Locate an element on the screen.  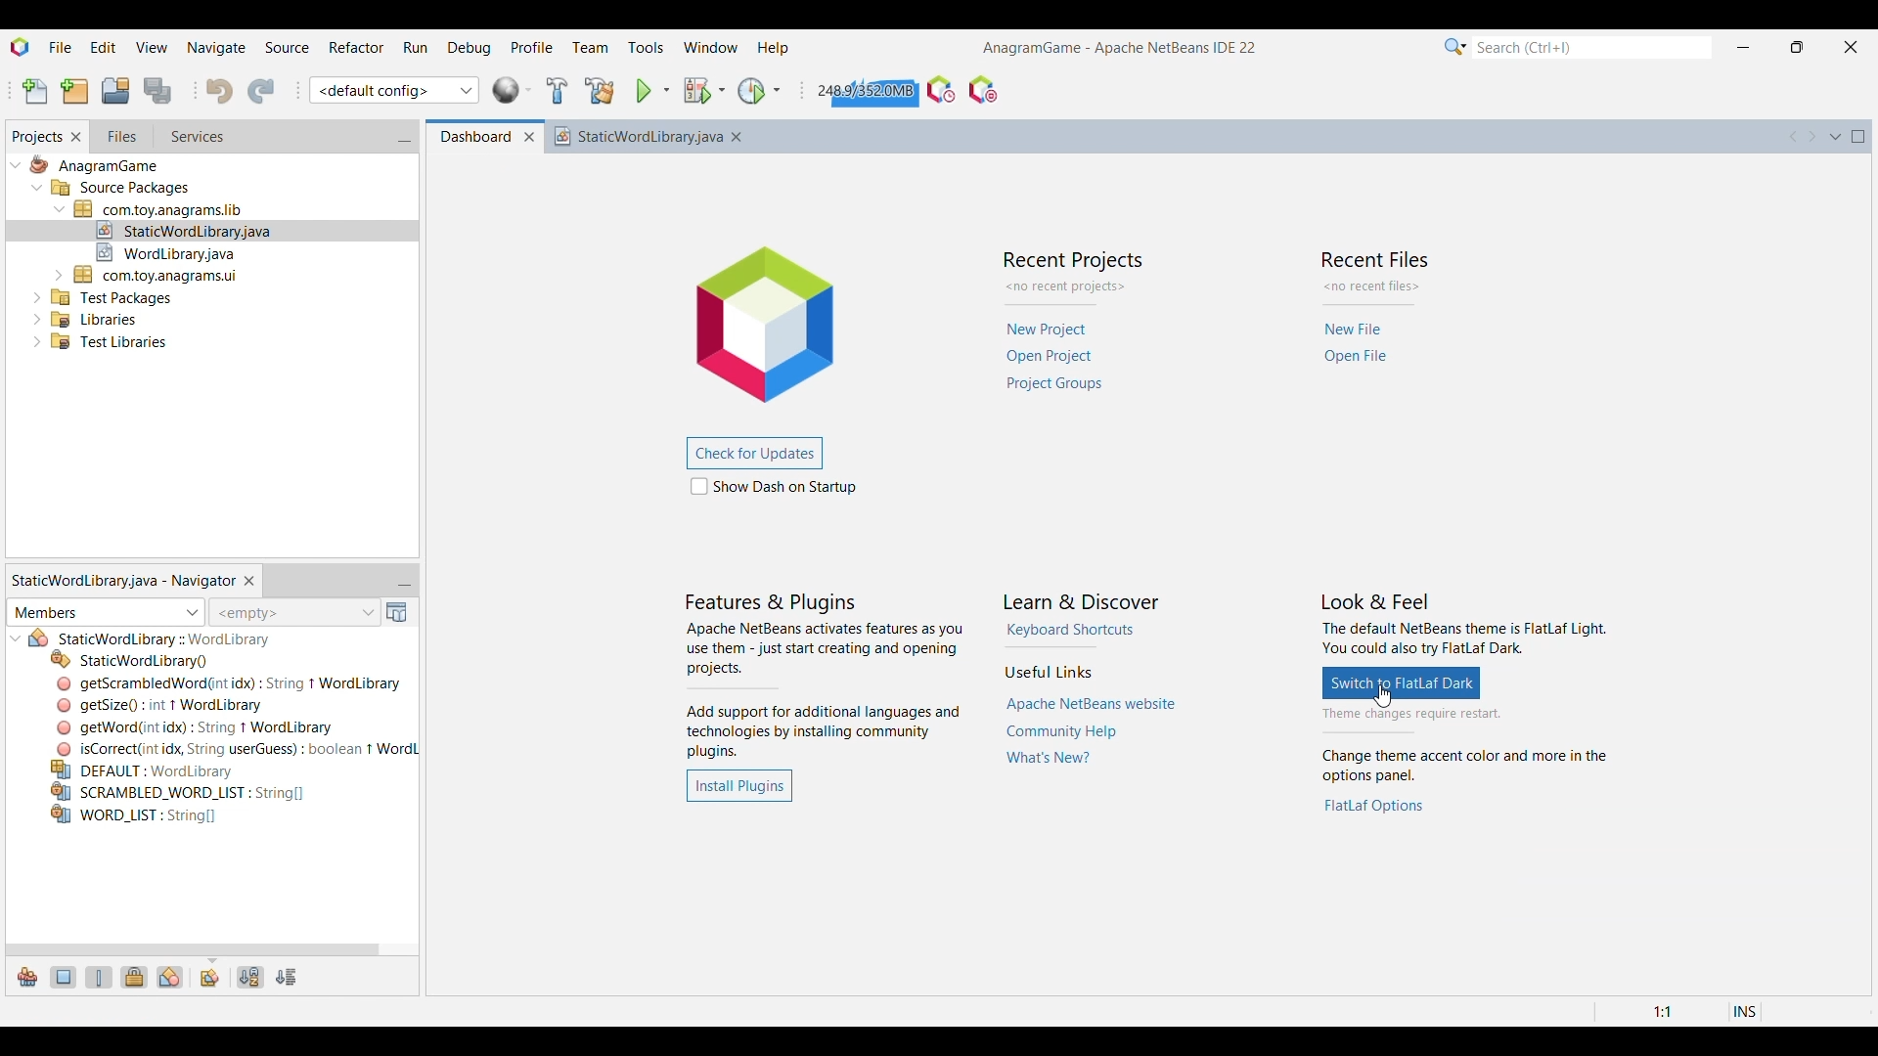
Minimize window group is located at coordinates (404, 582).